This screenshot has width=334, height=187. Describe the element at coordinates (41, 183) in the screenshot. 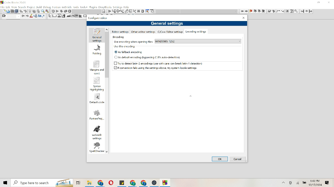

I see `Search bar` at that location.